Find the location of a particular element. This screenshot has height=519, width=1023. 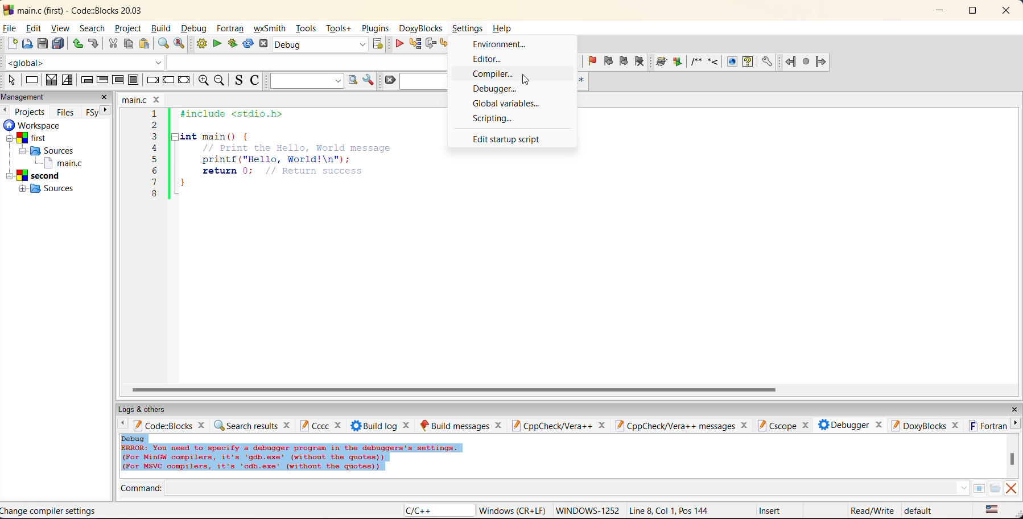

jump forward is located at coordinates (822, 63).